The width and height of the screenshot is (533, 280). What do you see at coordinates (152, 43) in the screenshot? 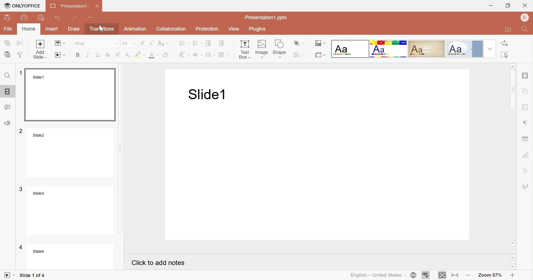
I see `Decrement font size` at bounding box center [152, 43].